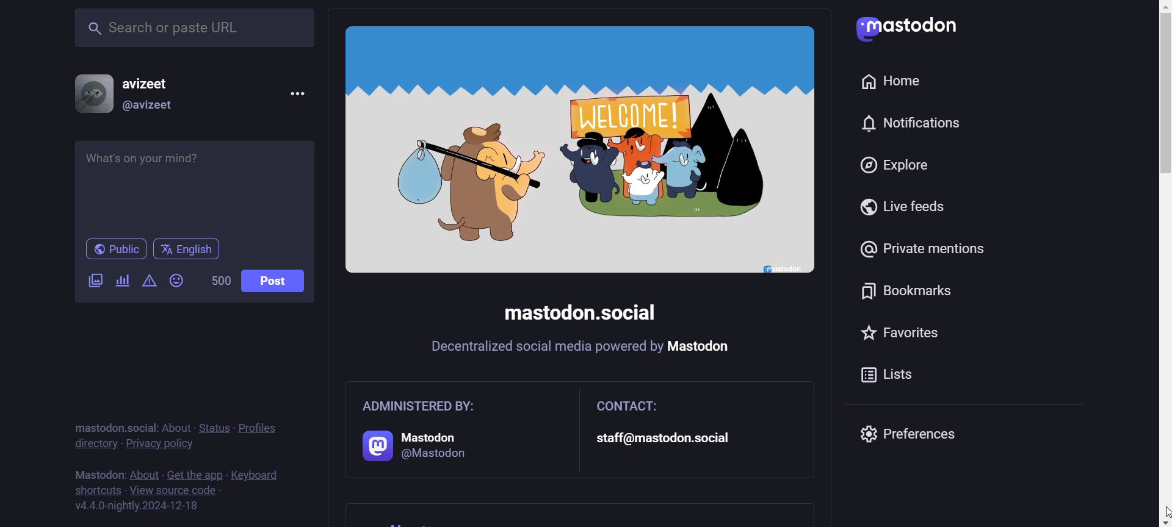  I want to click on mastodon, so click(701, 346).